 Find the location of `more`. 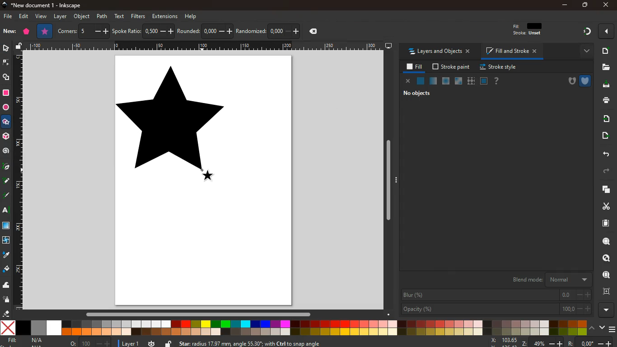

more is located at coordinates (604, 310).